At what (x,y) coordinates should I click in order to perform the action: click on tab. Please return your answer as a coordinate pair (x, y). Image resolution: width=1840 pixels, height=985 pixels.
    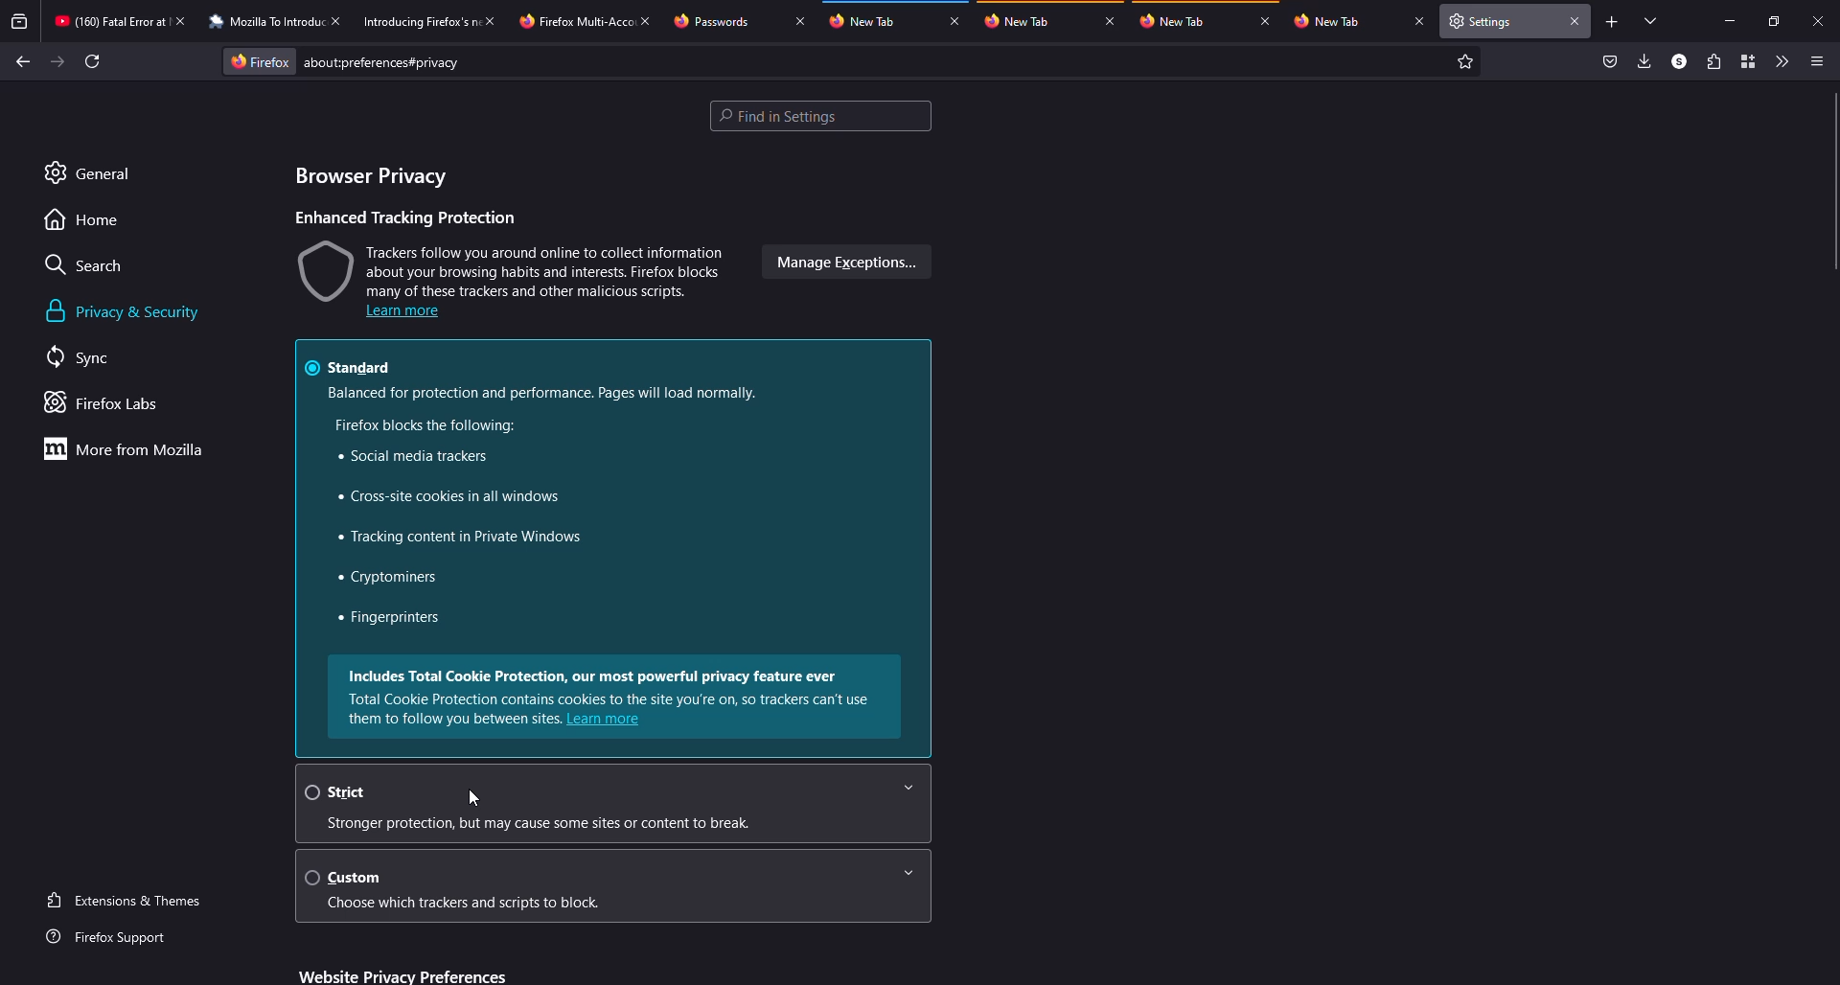
    Looking at the image, I should click on (265, 22).